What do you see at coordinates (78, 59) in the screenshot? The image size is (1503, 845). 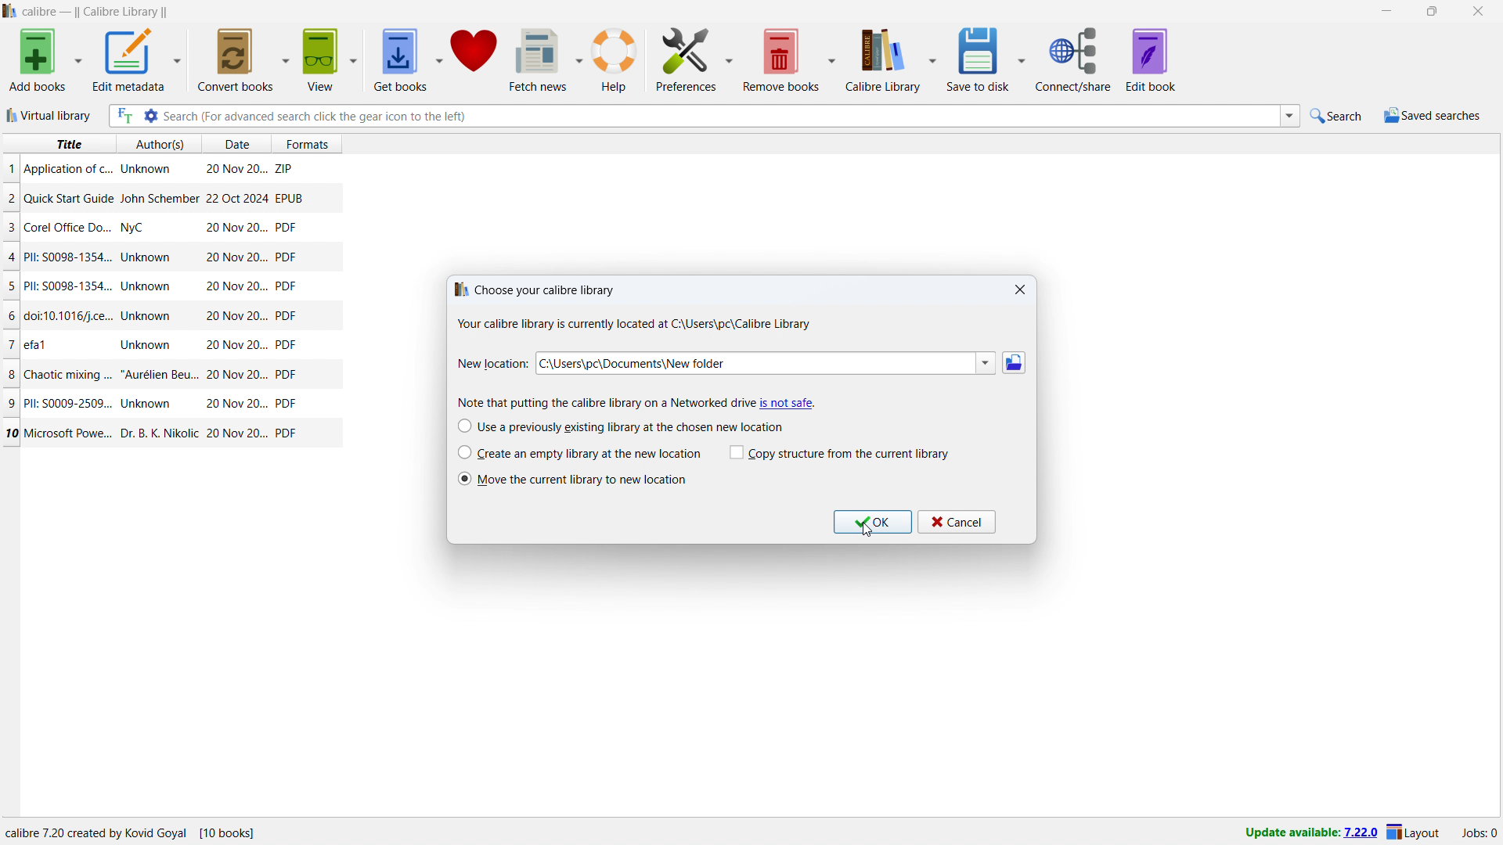 I see `add books options` at bounding box center [78, 59].